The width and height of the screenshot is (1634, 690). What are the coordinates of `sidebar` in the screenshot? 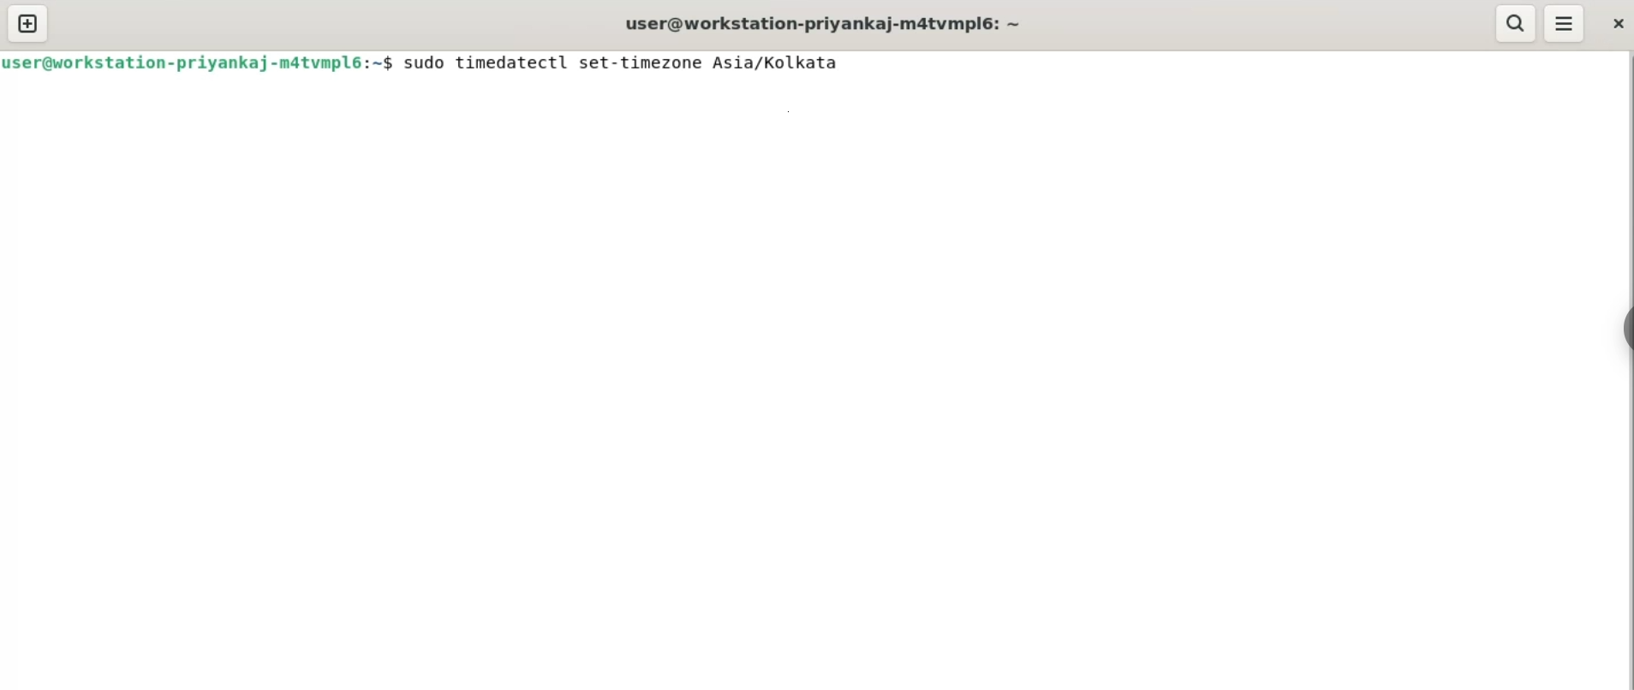 It's located at (1631, 324).